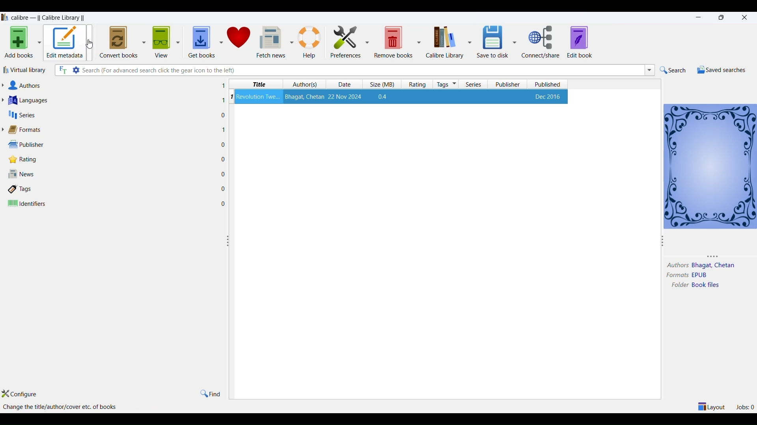 The width and height of the screenshot is (757, 425). What do you see at coordinates (21, 159) in the screenshot?
I see `rating` at bounding box center [21, 159].